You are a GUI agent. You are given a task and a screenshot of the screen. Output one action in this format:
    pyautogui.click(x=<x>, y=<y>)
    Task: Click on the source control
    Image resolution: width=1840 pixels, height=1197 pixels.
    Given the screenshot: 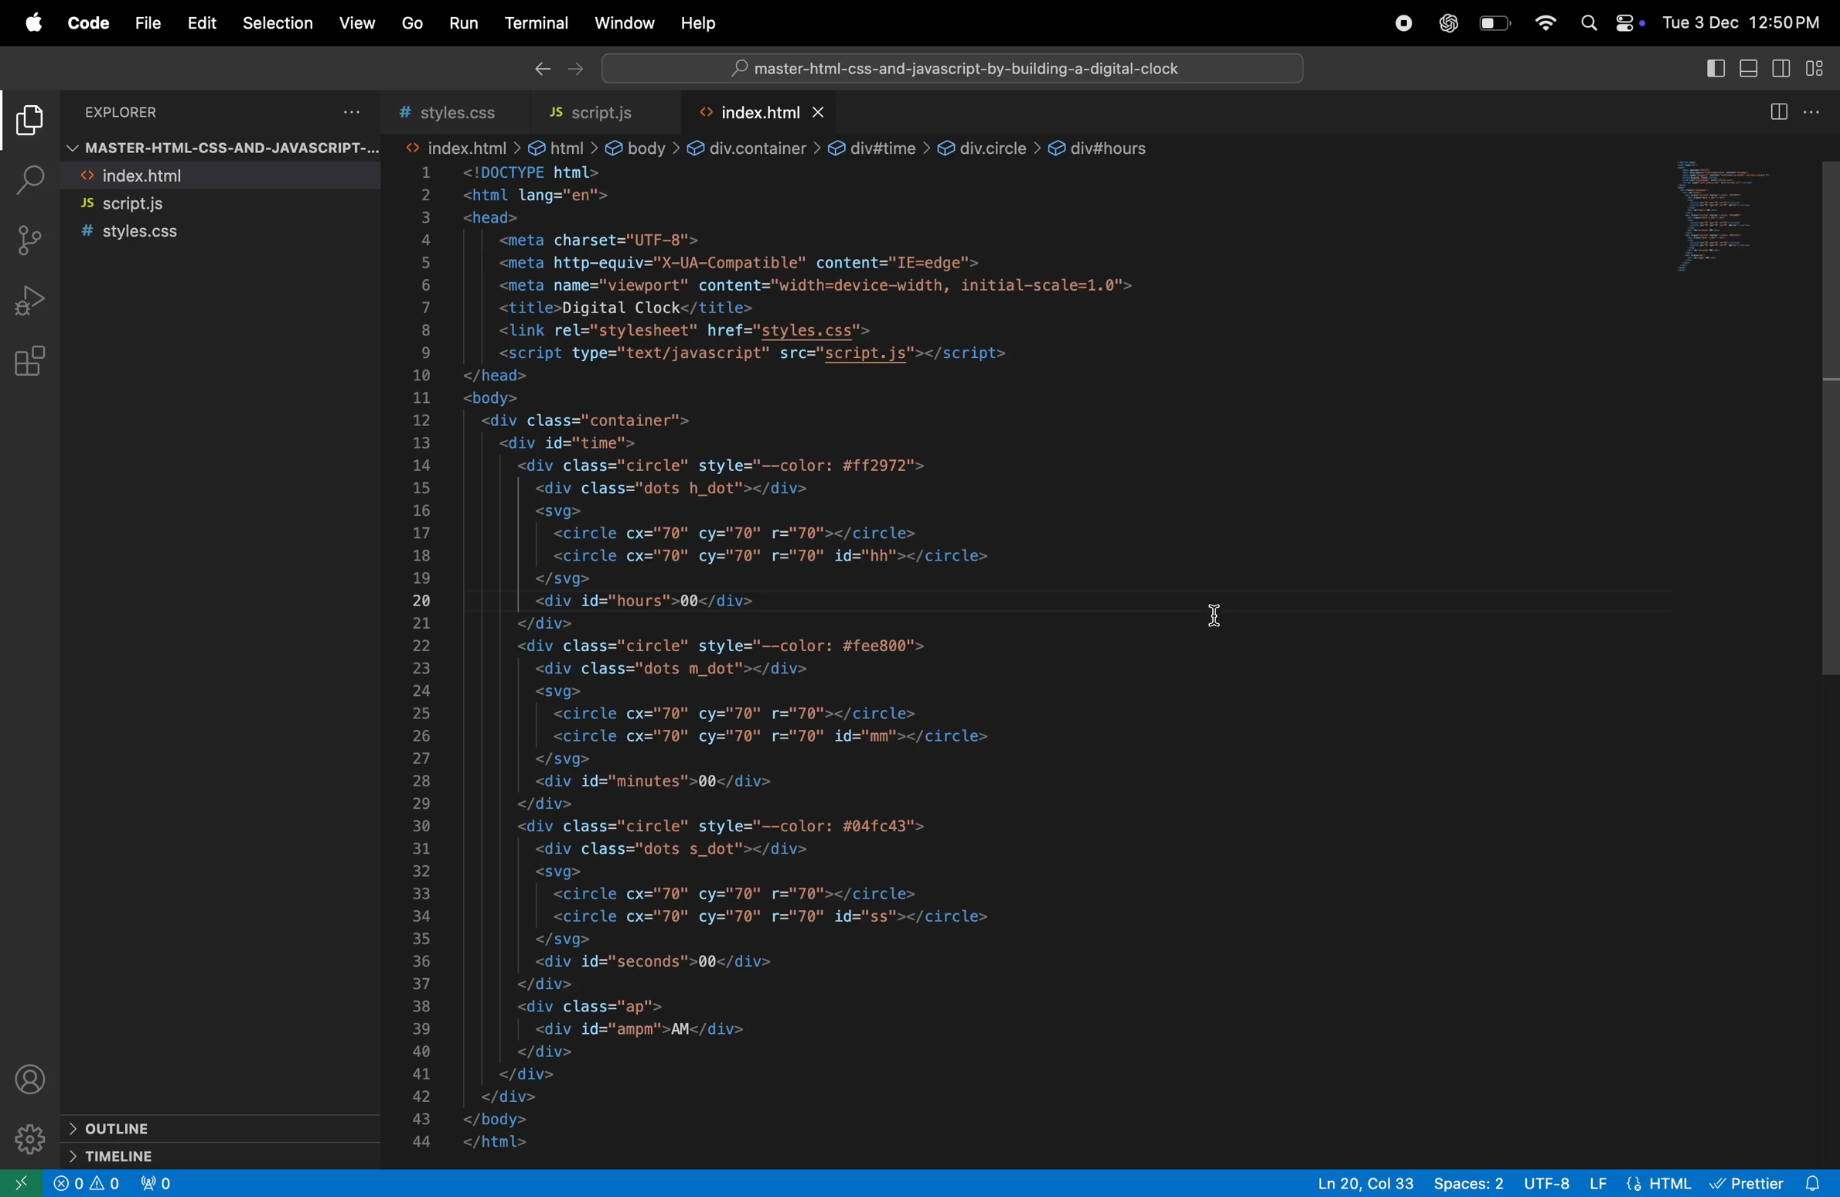 What is the action you would take?
    pyautogui.click(x=32, y=243)
    